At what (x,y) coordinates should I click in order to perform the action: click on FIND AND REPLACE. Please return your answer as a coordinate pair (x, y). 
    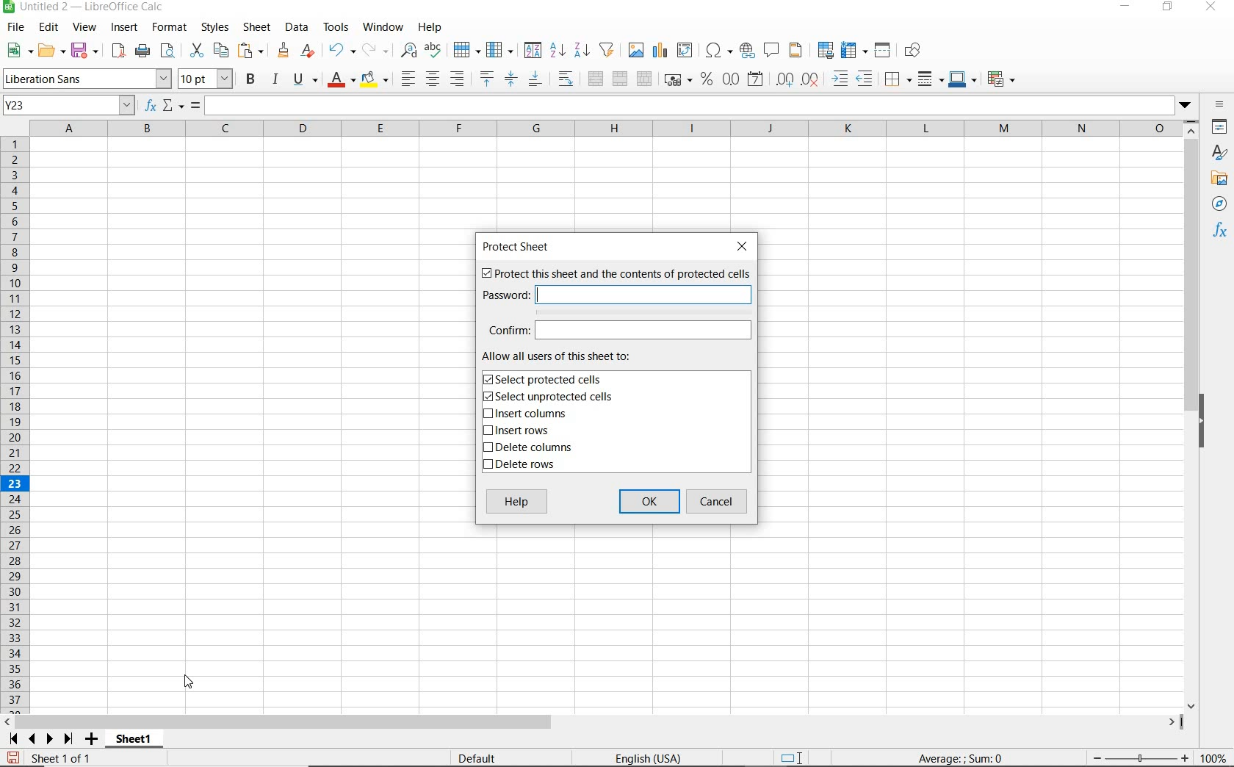
    Looking at the image, I should click on (405, 50).